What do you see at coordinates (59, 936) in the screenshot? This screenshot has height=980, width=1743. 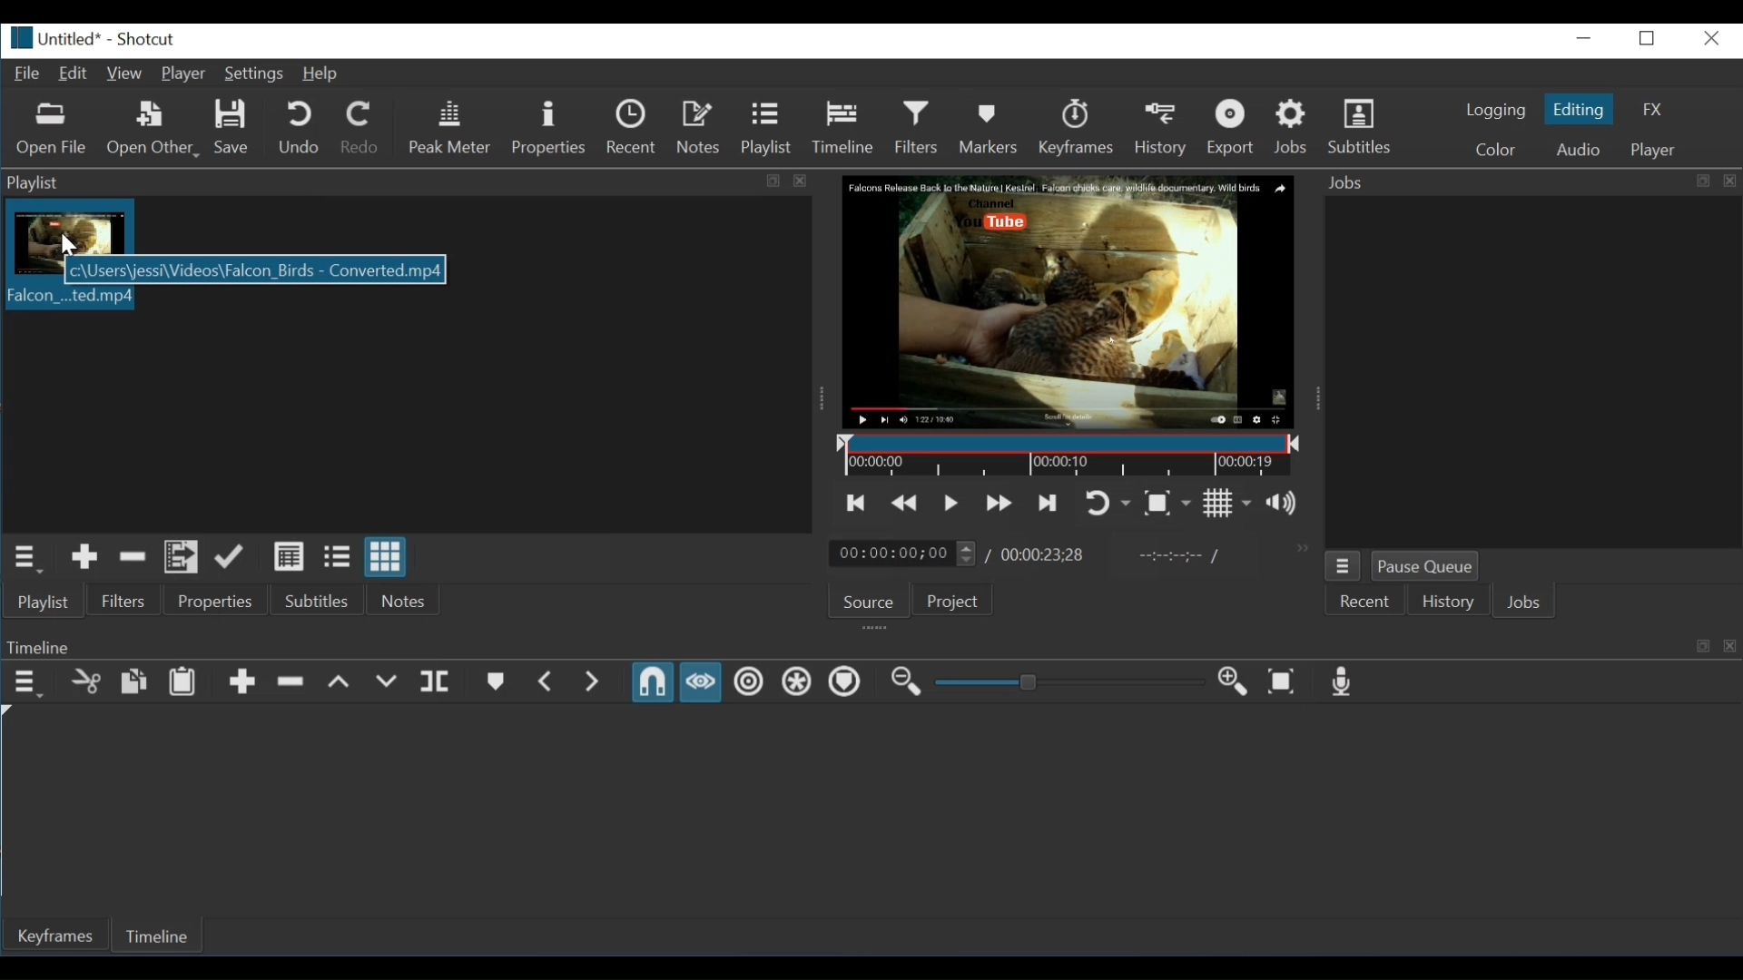 I see `Keyframe` at bounding box center [59, 936].